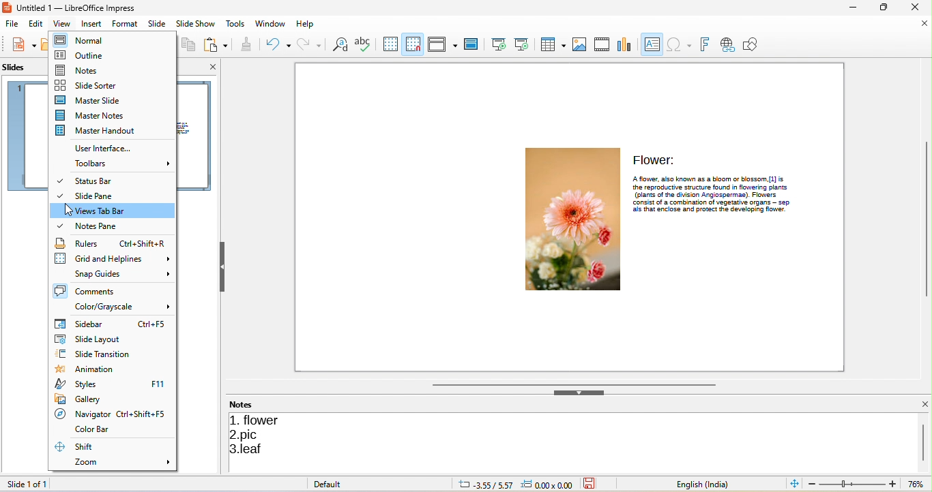  Describe the element at coordinates (726, 44) in the screenshot. I see `hyperlink` at that location.